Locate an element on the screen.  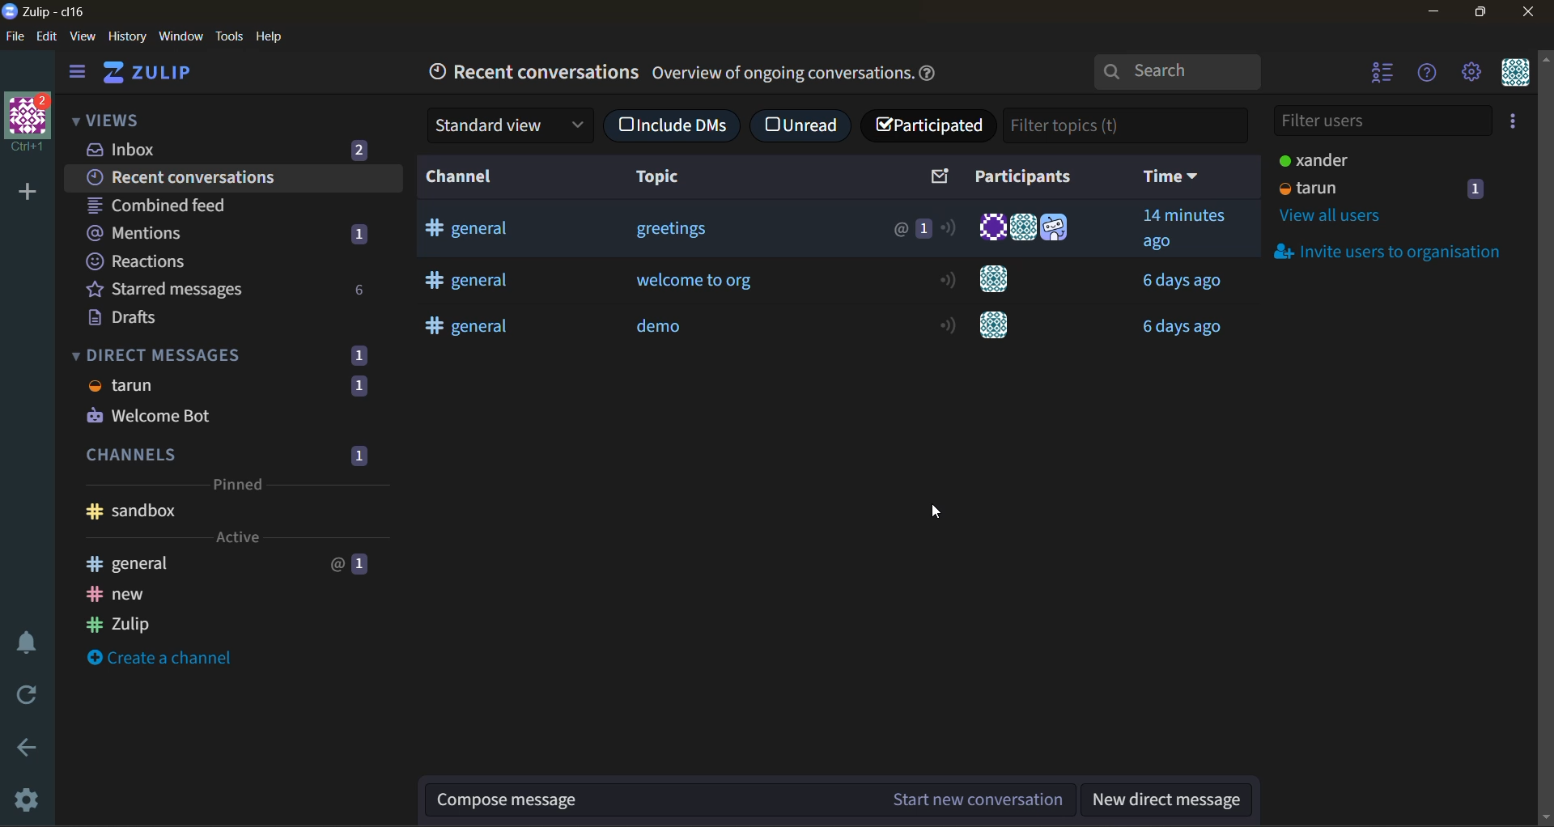
scroll down is located at coordinates (1544, 819).